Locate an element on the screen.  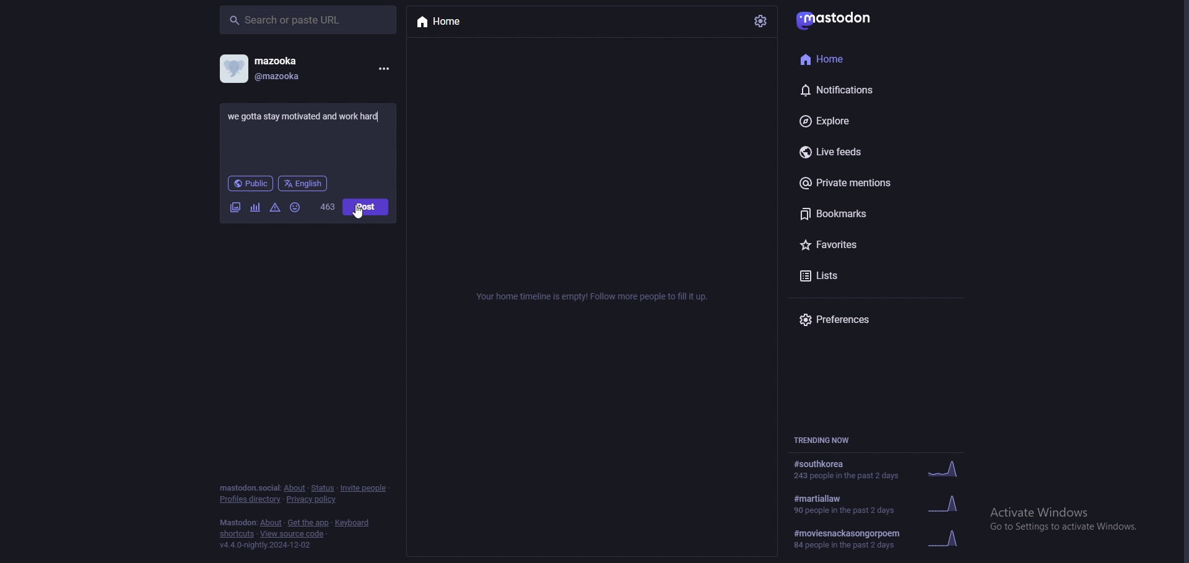
profile is located at coordinates (233, 69).